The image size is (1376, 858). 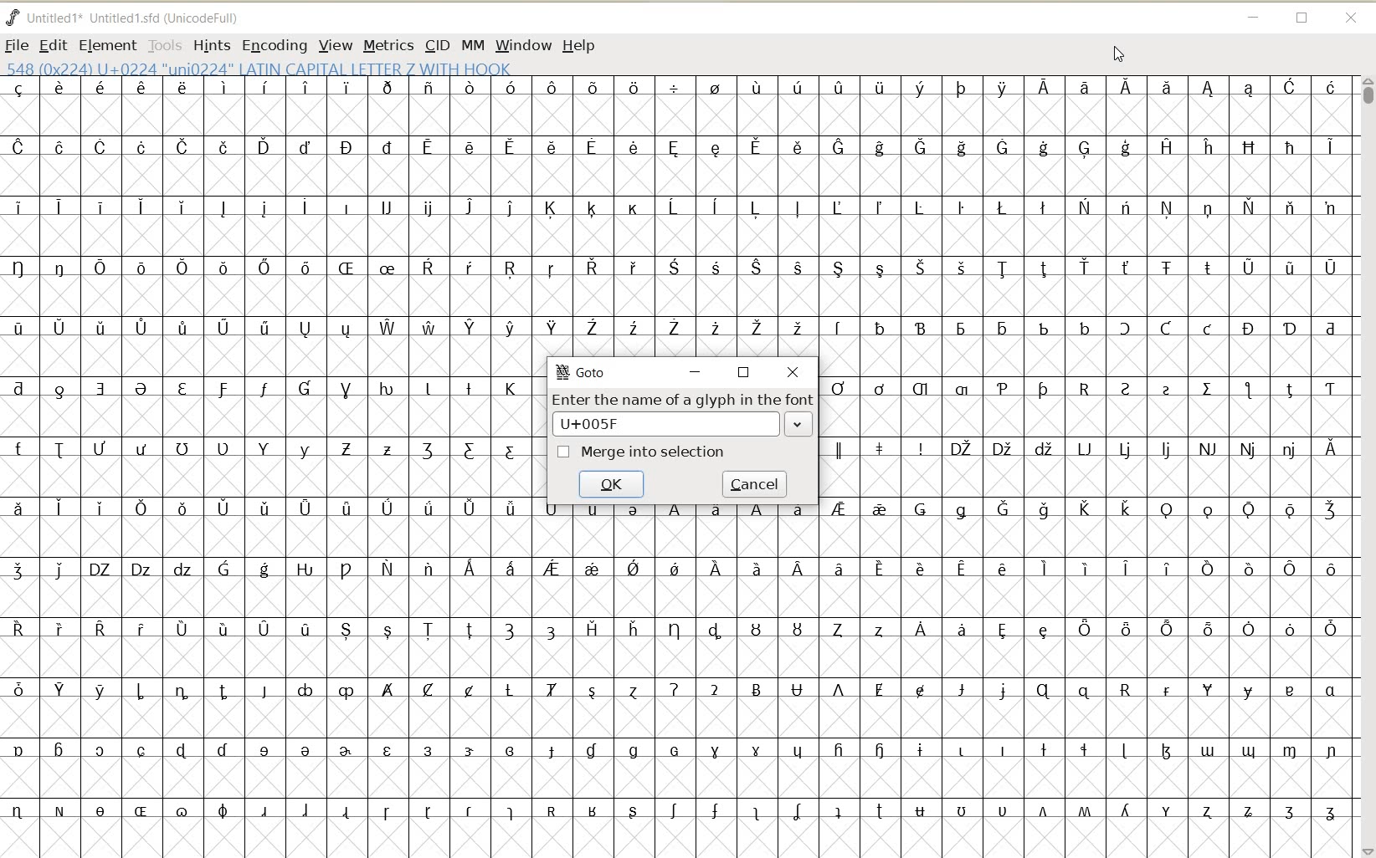 I want to click on merge into selection, so click(x=642, y=452).